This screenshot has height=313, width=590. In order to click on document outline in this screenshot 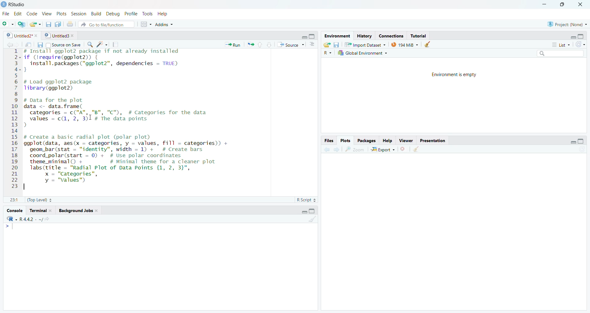, I will do `click(313, 45)`.